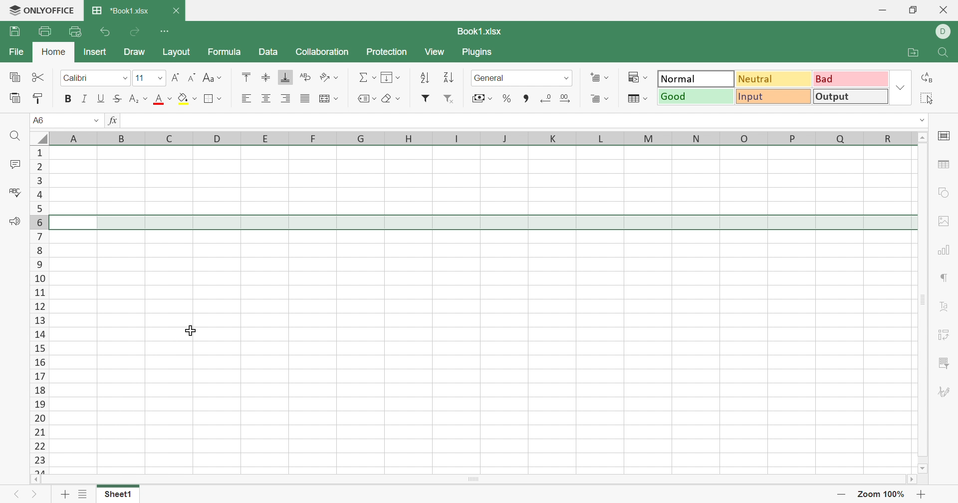  I want to click on Named ranges, so click(367, 98).